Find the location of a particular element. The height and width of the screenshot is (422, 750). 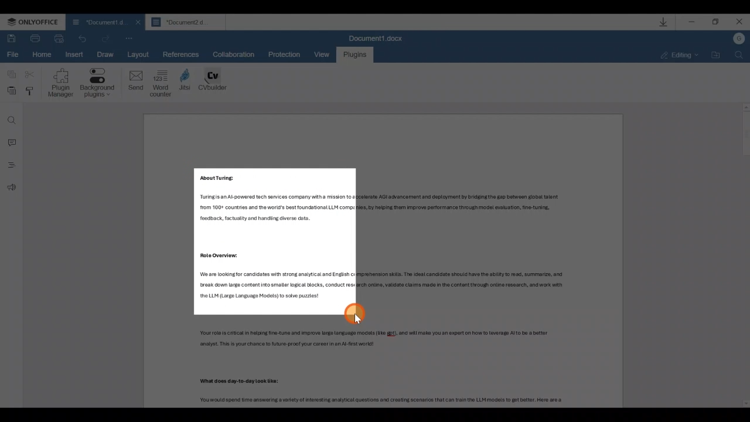

Copy style is located at coordinates (32, 92).